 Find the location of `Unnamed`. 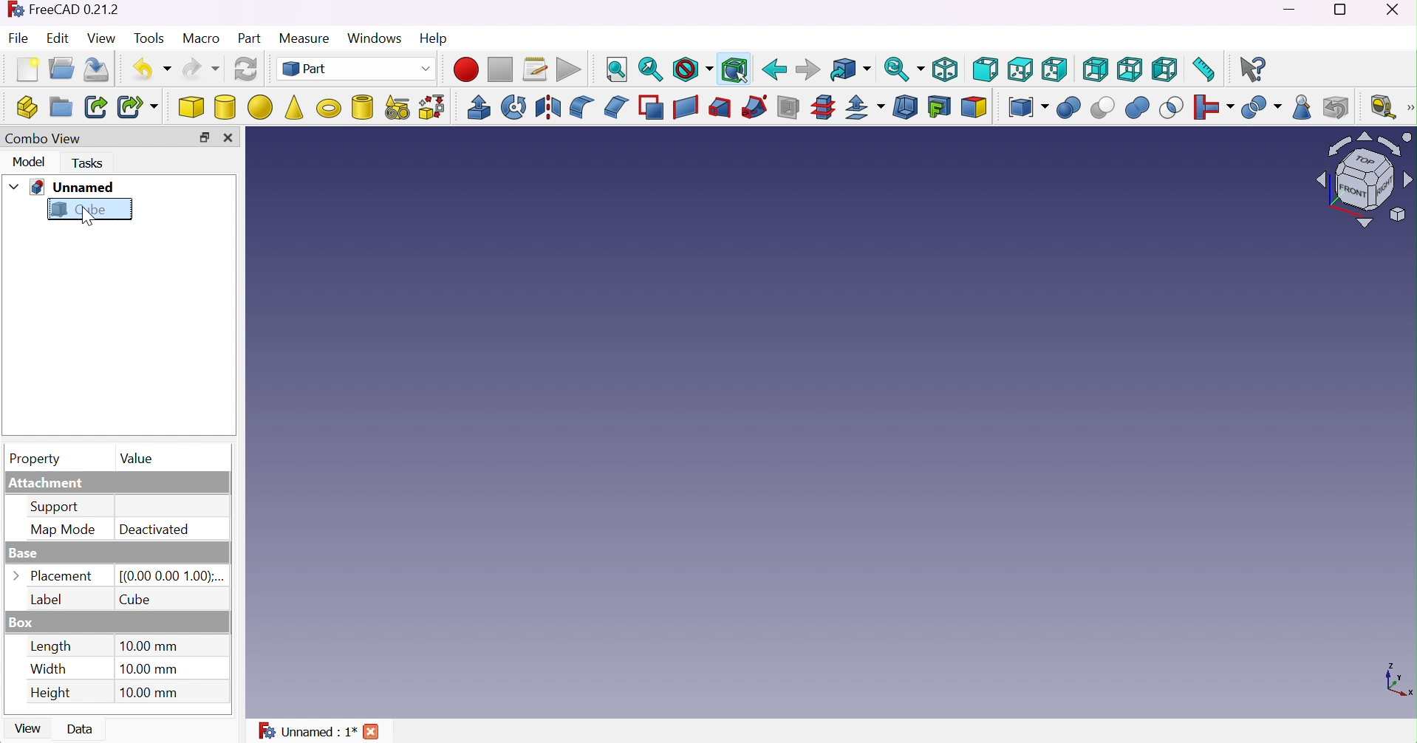

Unnamed is located at coordinates (74, 188).